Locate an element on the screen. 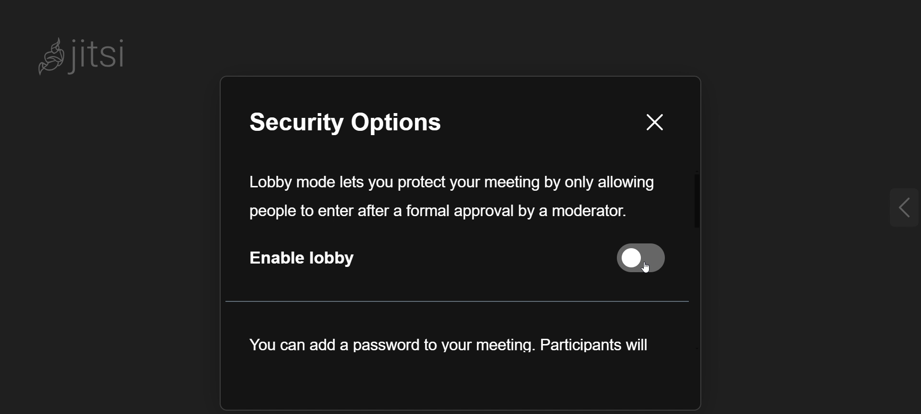 The height and width of the screenshot is (414, 921). Enable Lobby Option is located at coordinates (457, 264).